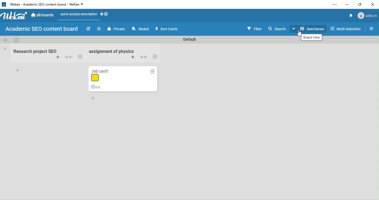 The width and height of the screenshot is (379, 200). What do you see at coordinates (312, 37) in the screenshot?
I see `board view` at bounding box center [312, 37].